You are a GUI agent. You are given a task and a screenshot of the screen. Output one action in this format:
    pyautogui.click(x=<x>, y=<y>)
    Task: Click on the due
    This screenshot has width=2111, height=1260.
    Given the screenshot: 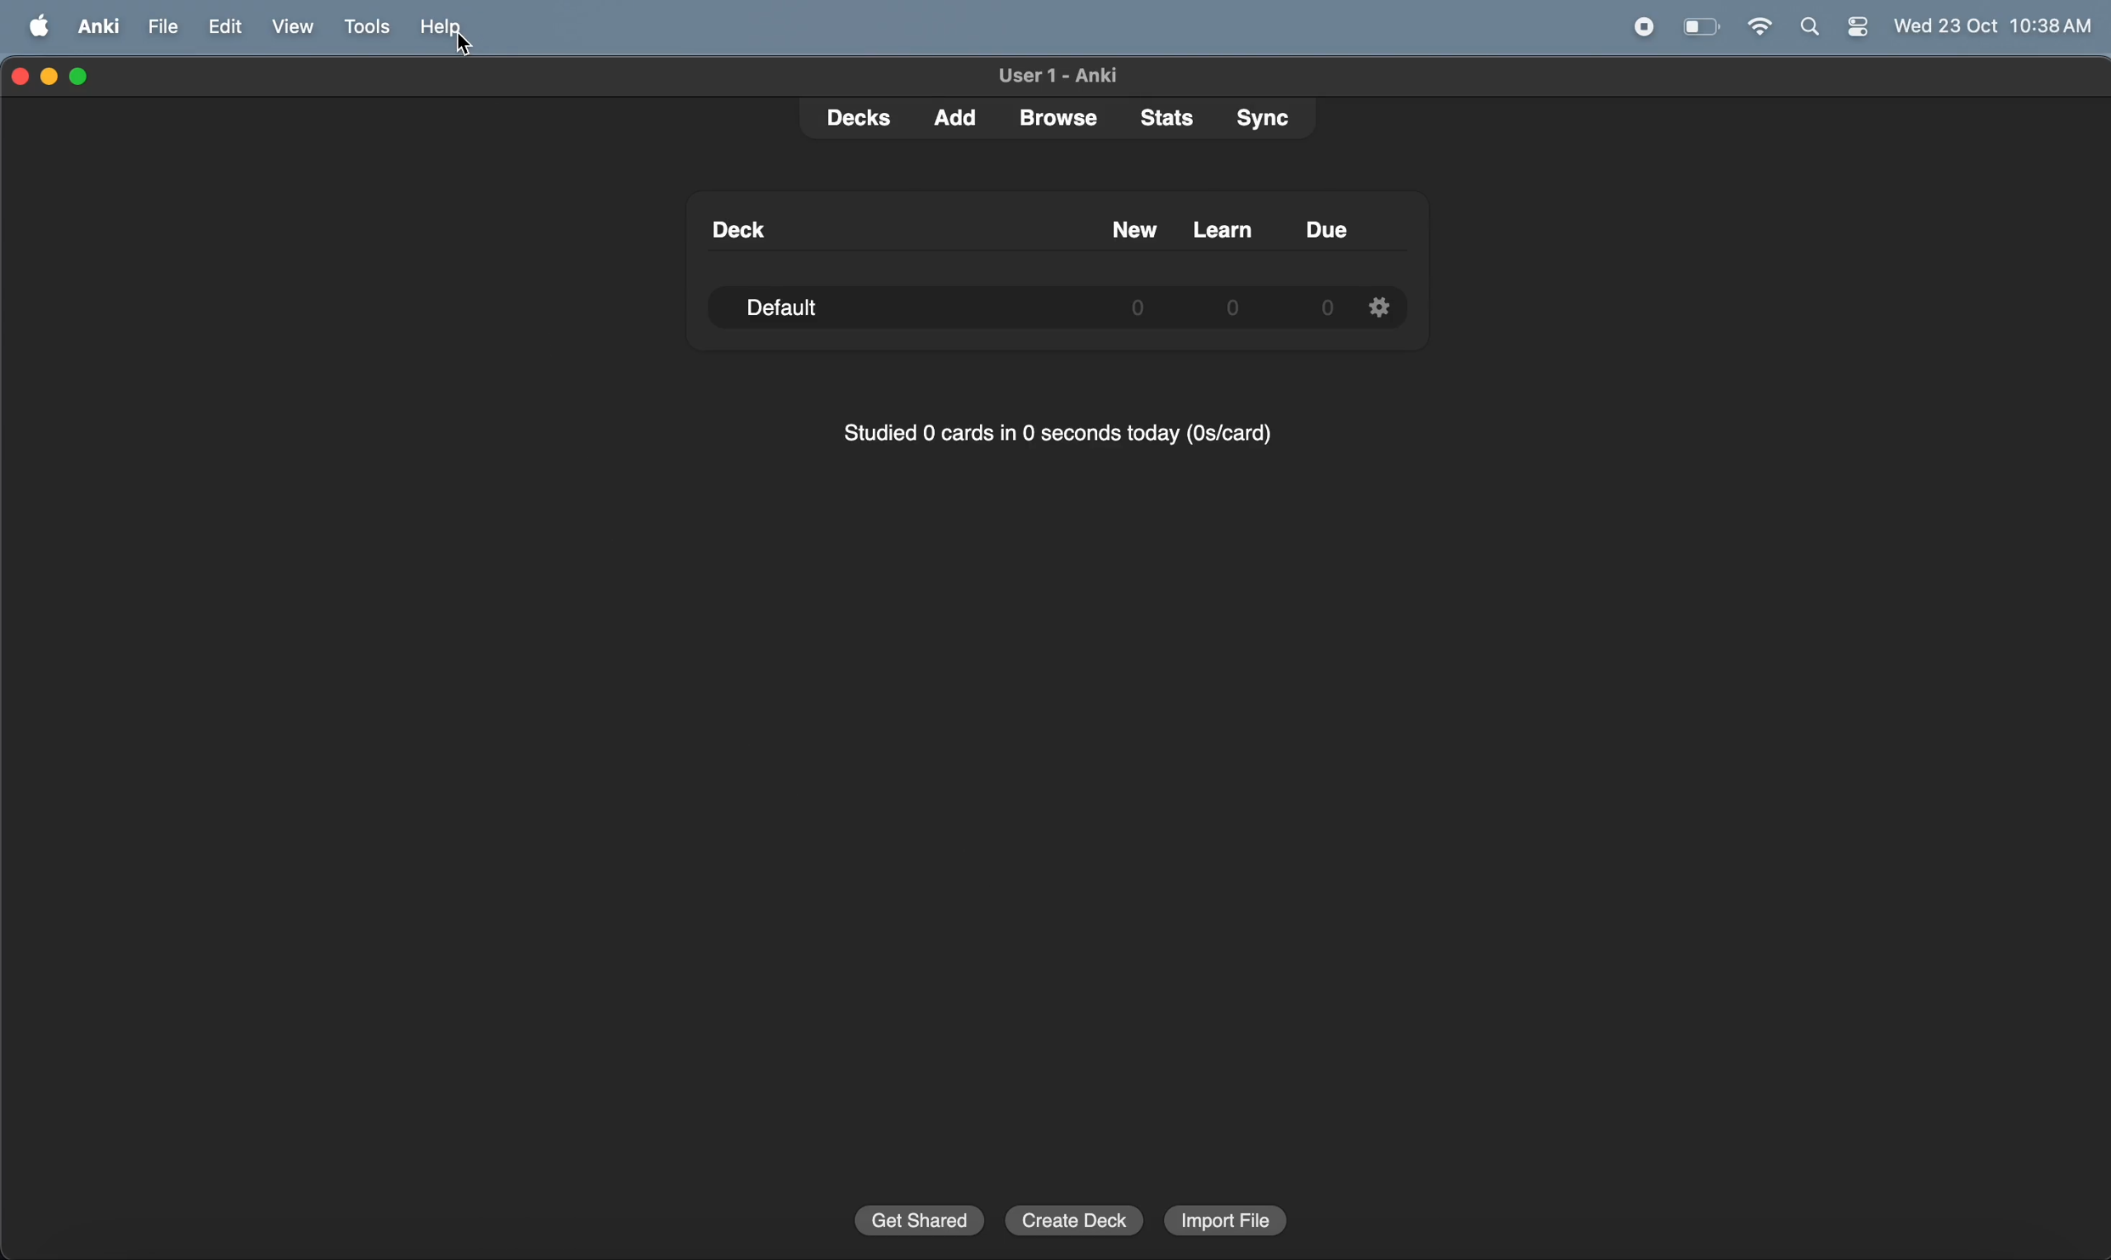 What is the action you would take?
    pyautogui.click(x=1328, y=229)
    